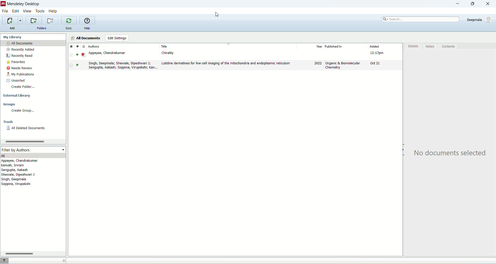 The height and width of the screenshot is (264, 496). What do you see at coordinates (331, 45) in the screenshot?
I see `year published in` at bounding box center [331, 45].